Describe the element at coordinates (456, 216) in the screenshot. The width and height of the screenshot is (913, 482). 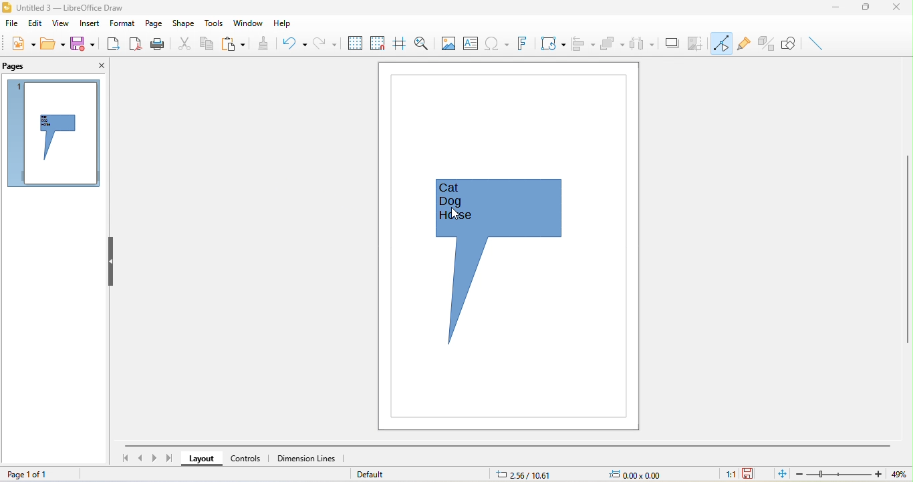
I see `cursor ` at that location.